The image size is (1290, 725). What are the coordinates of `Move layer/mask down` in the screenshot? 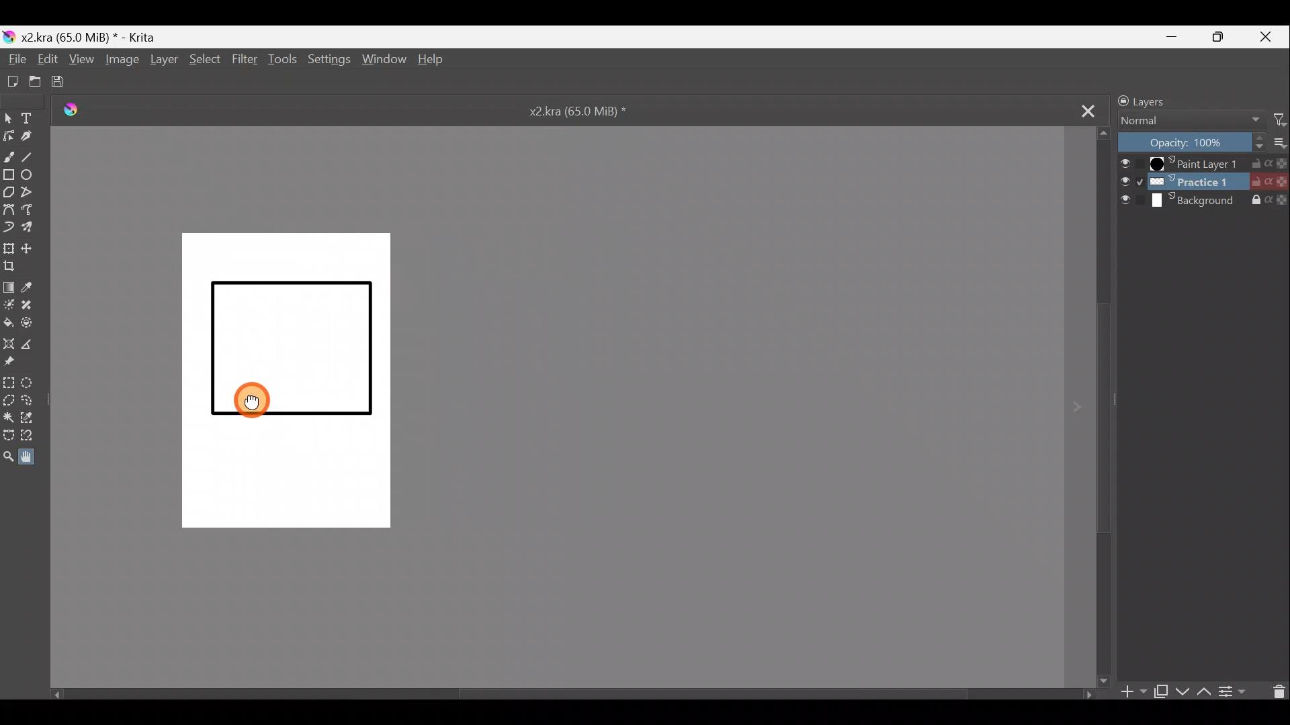 It's located at (1180, 691).